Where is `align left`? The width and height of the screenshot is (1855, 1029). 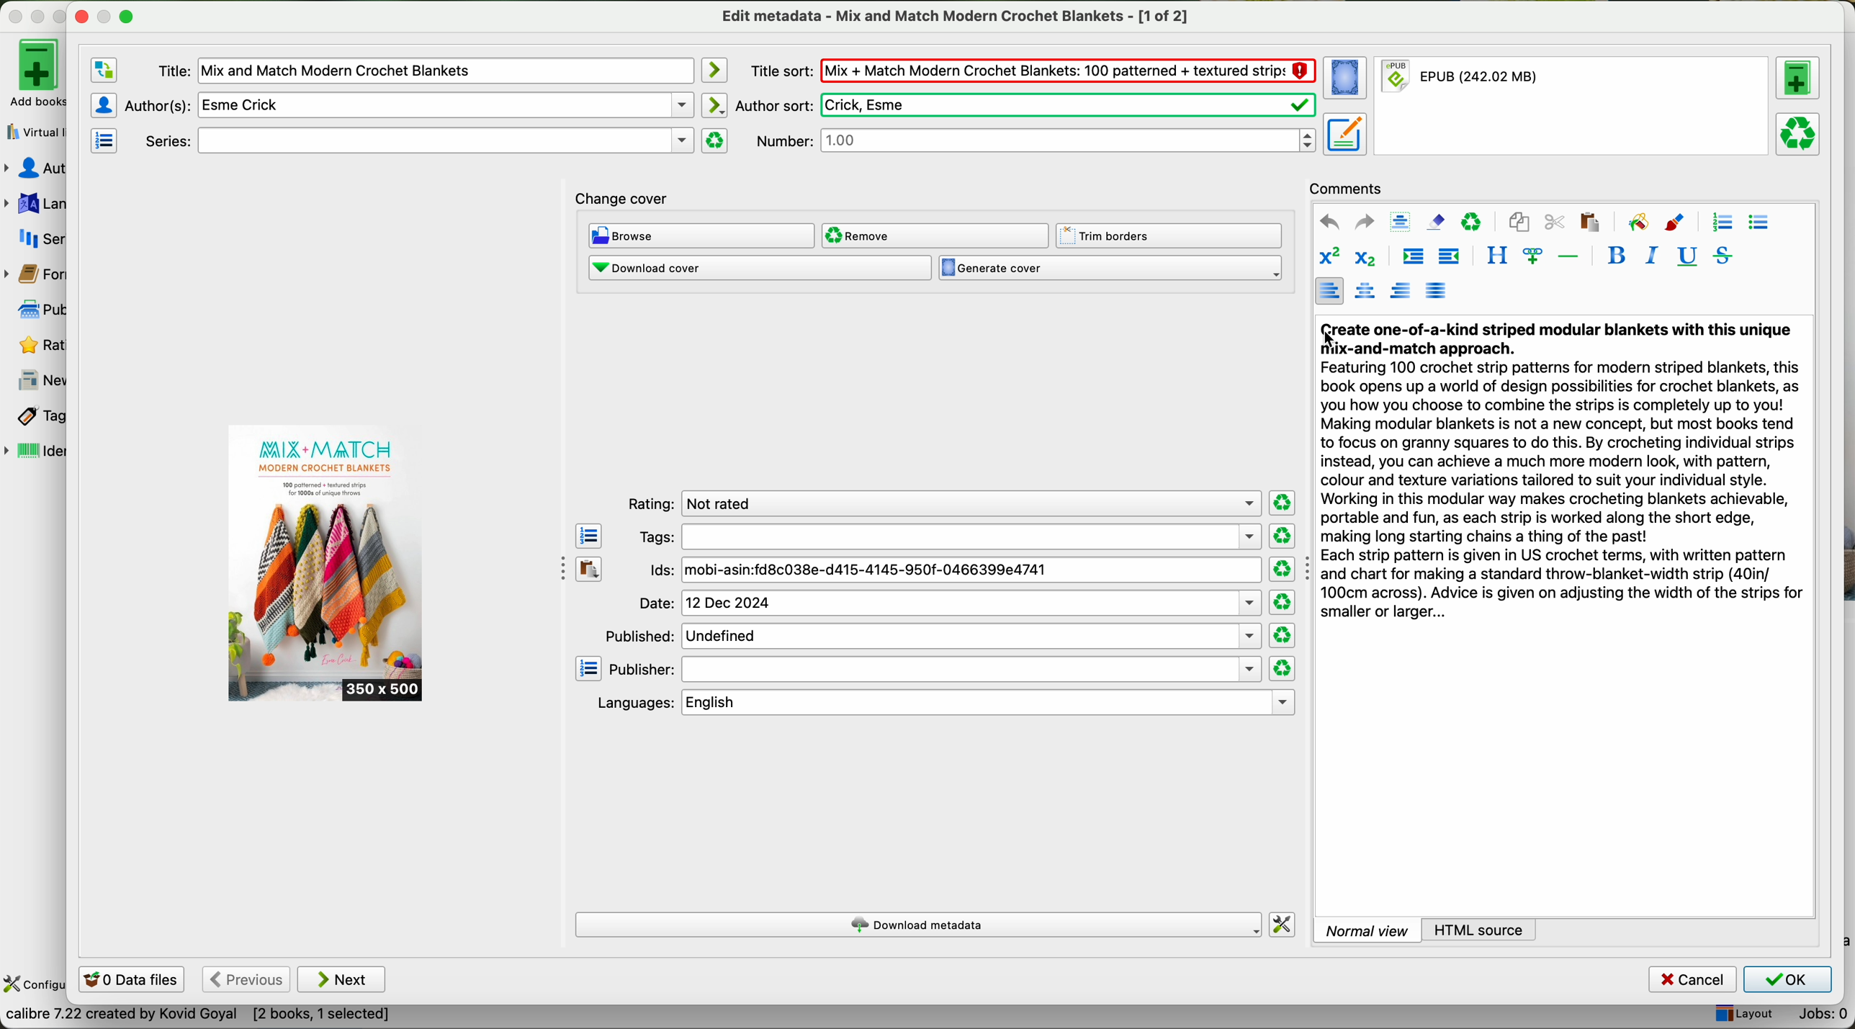
align left is located at coordinates (1329, 290).